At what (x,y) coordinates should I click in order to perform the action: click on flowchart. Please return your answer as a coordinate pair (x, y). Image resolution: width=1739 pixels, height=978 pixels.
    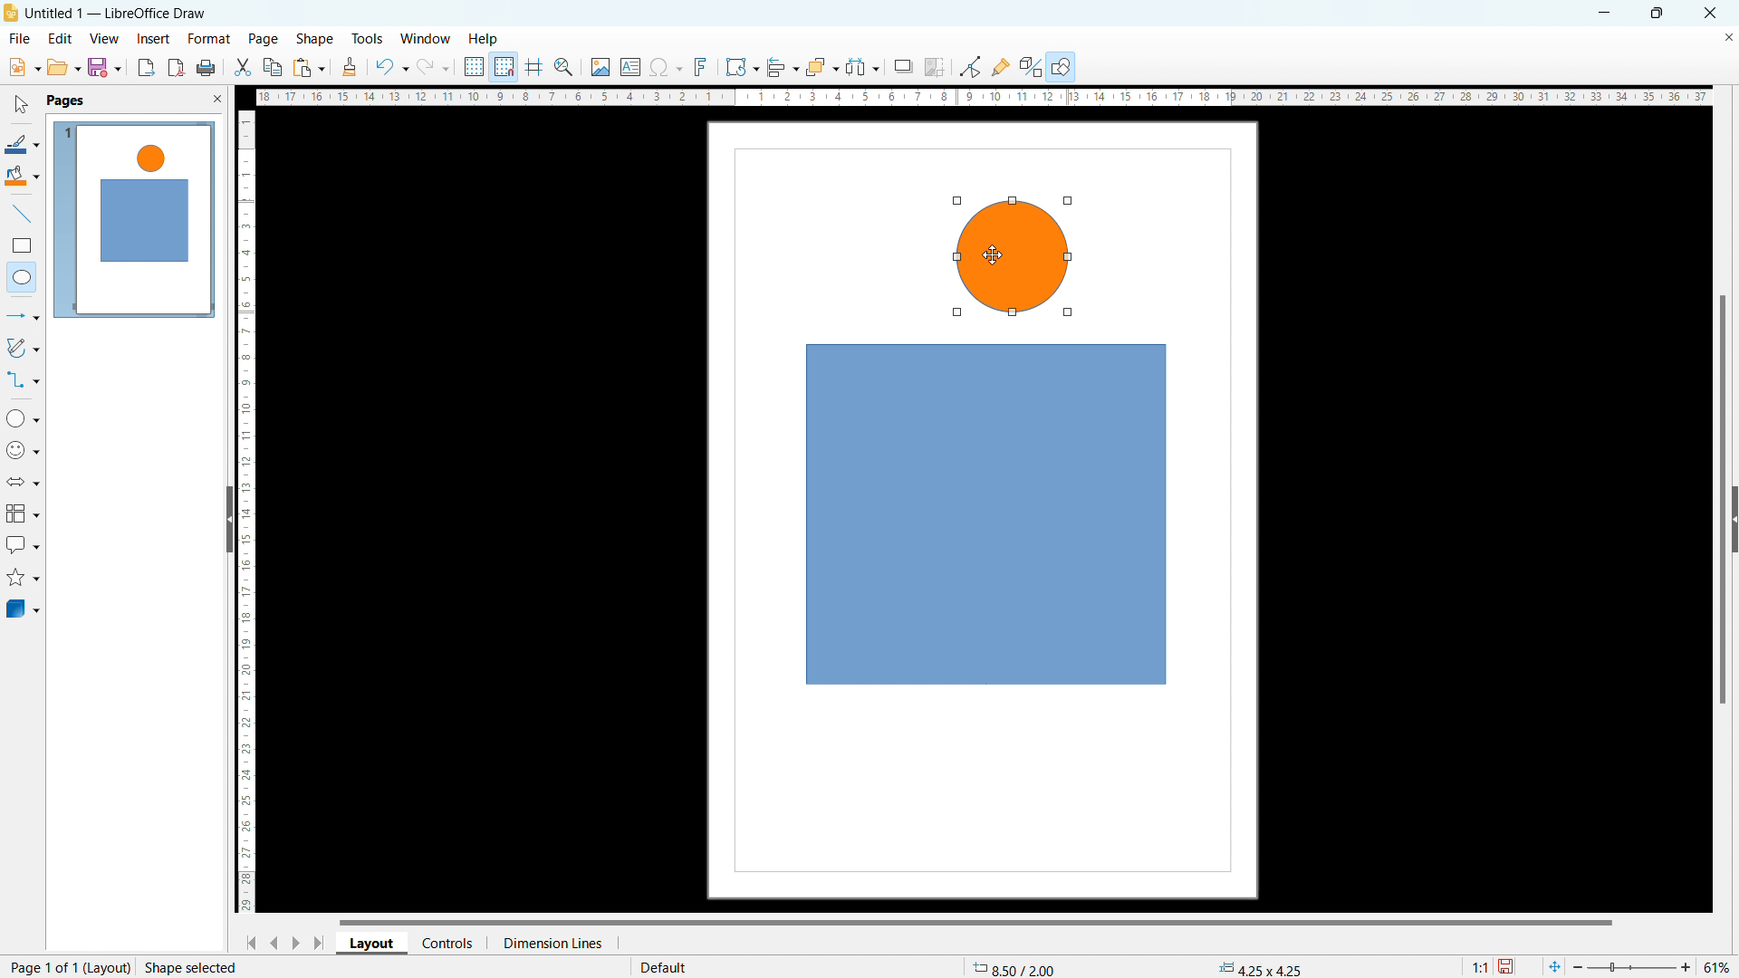
    Looking at the image, I should click on (24, 513).